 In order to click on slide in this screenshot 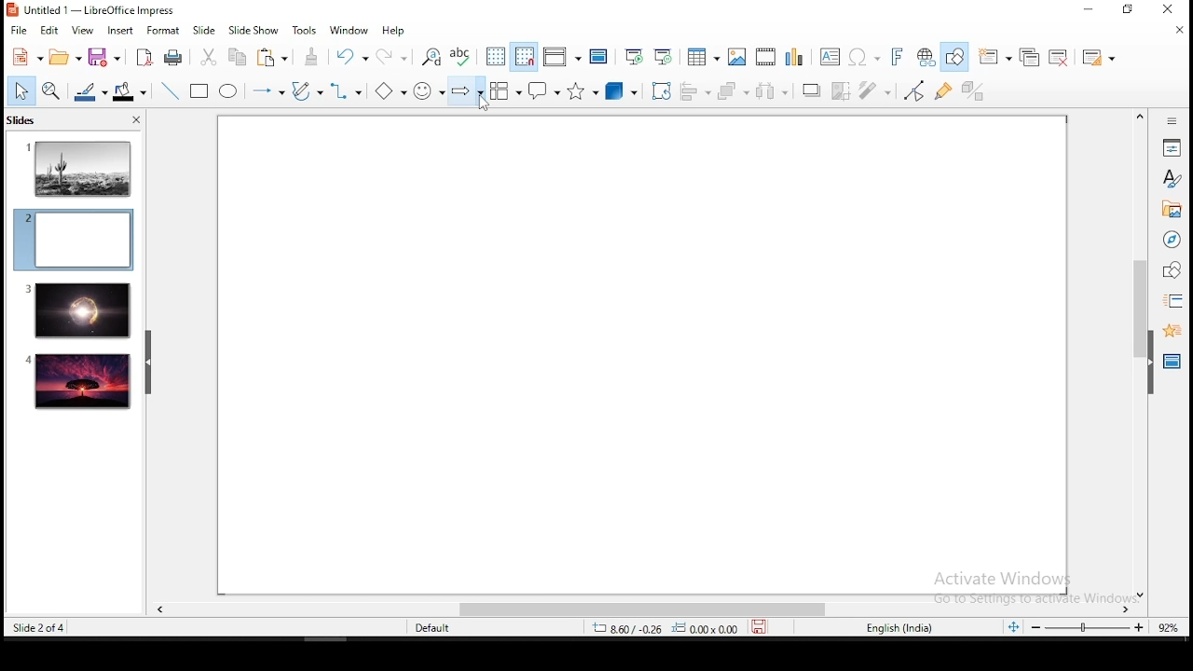, I will do `click(76, 310)`.